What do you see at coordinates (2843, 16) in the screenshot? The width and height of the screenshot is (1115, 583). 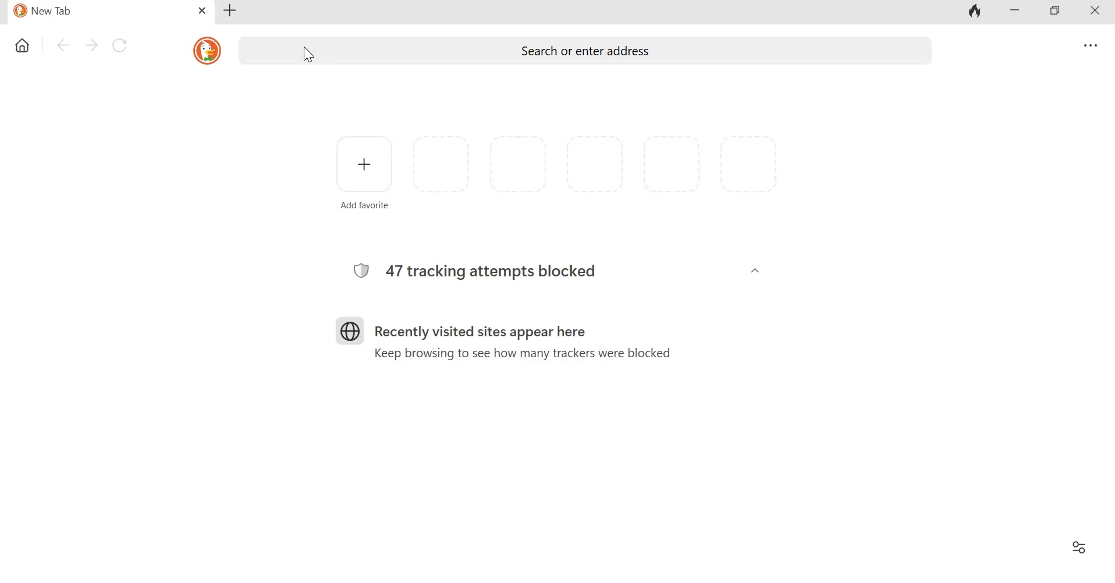 I see `` at bounding box center [2843, 16].